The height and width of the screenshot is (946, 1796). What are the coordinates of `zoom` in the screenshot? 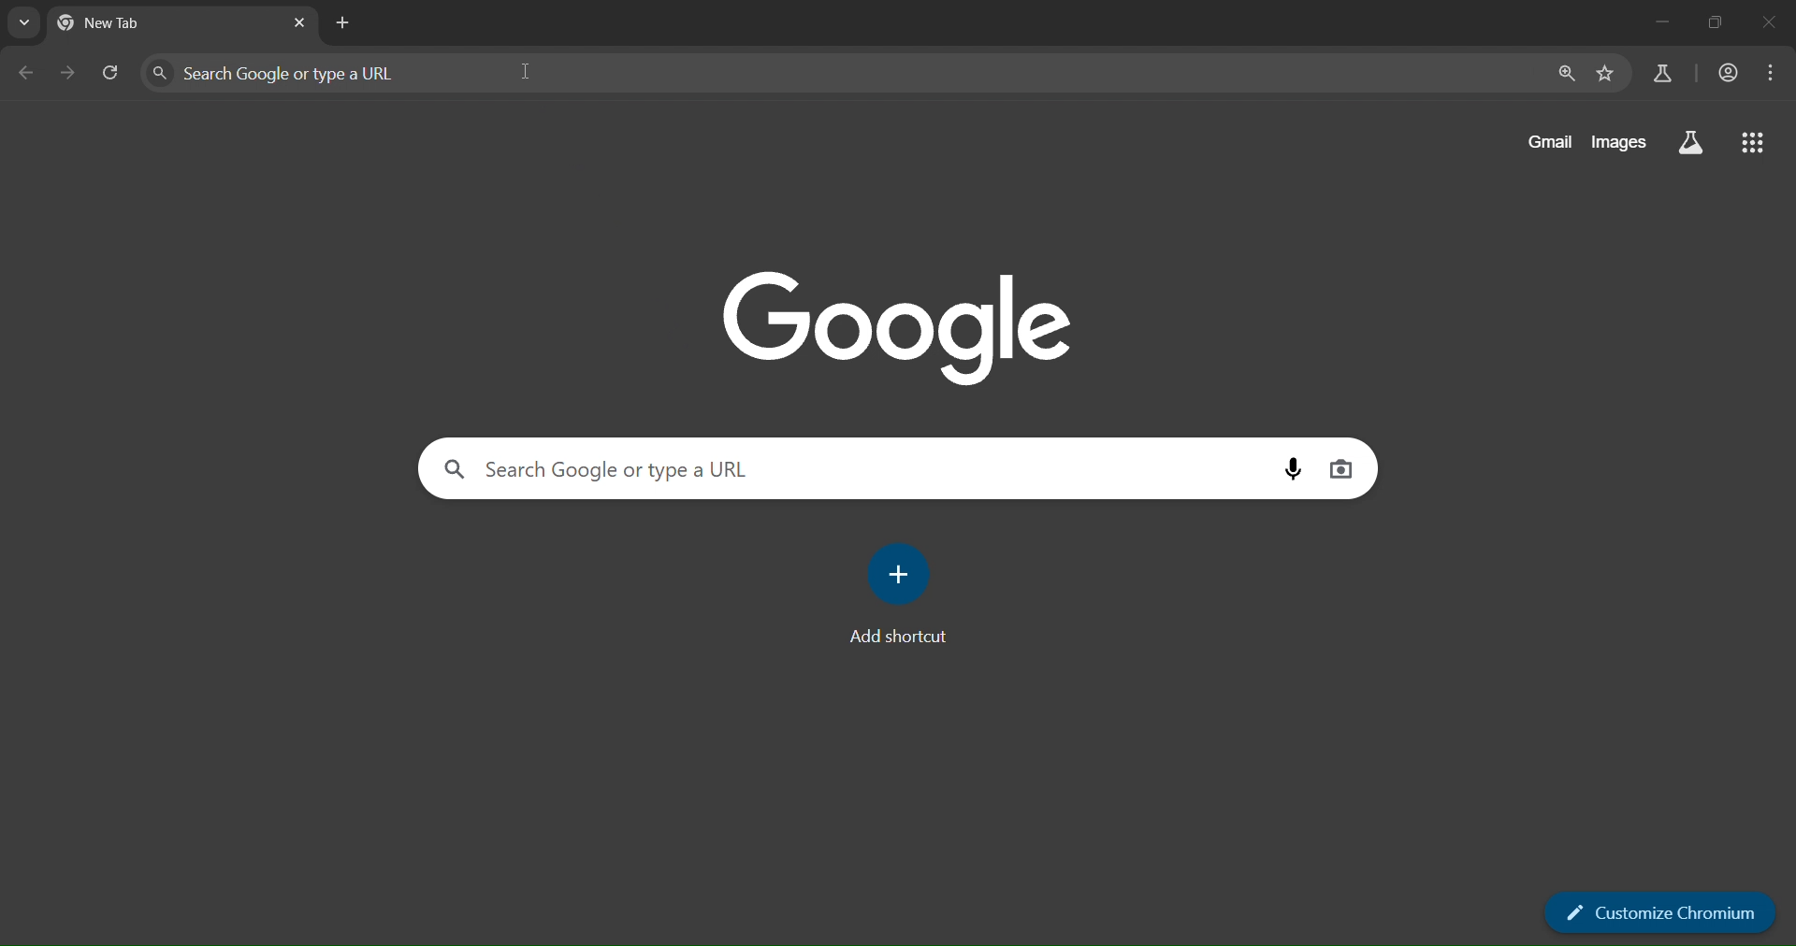 It's located at (1568, 71).